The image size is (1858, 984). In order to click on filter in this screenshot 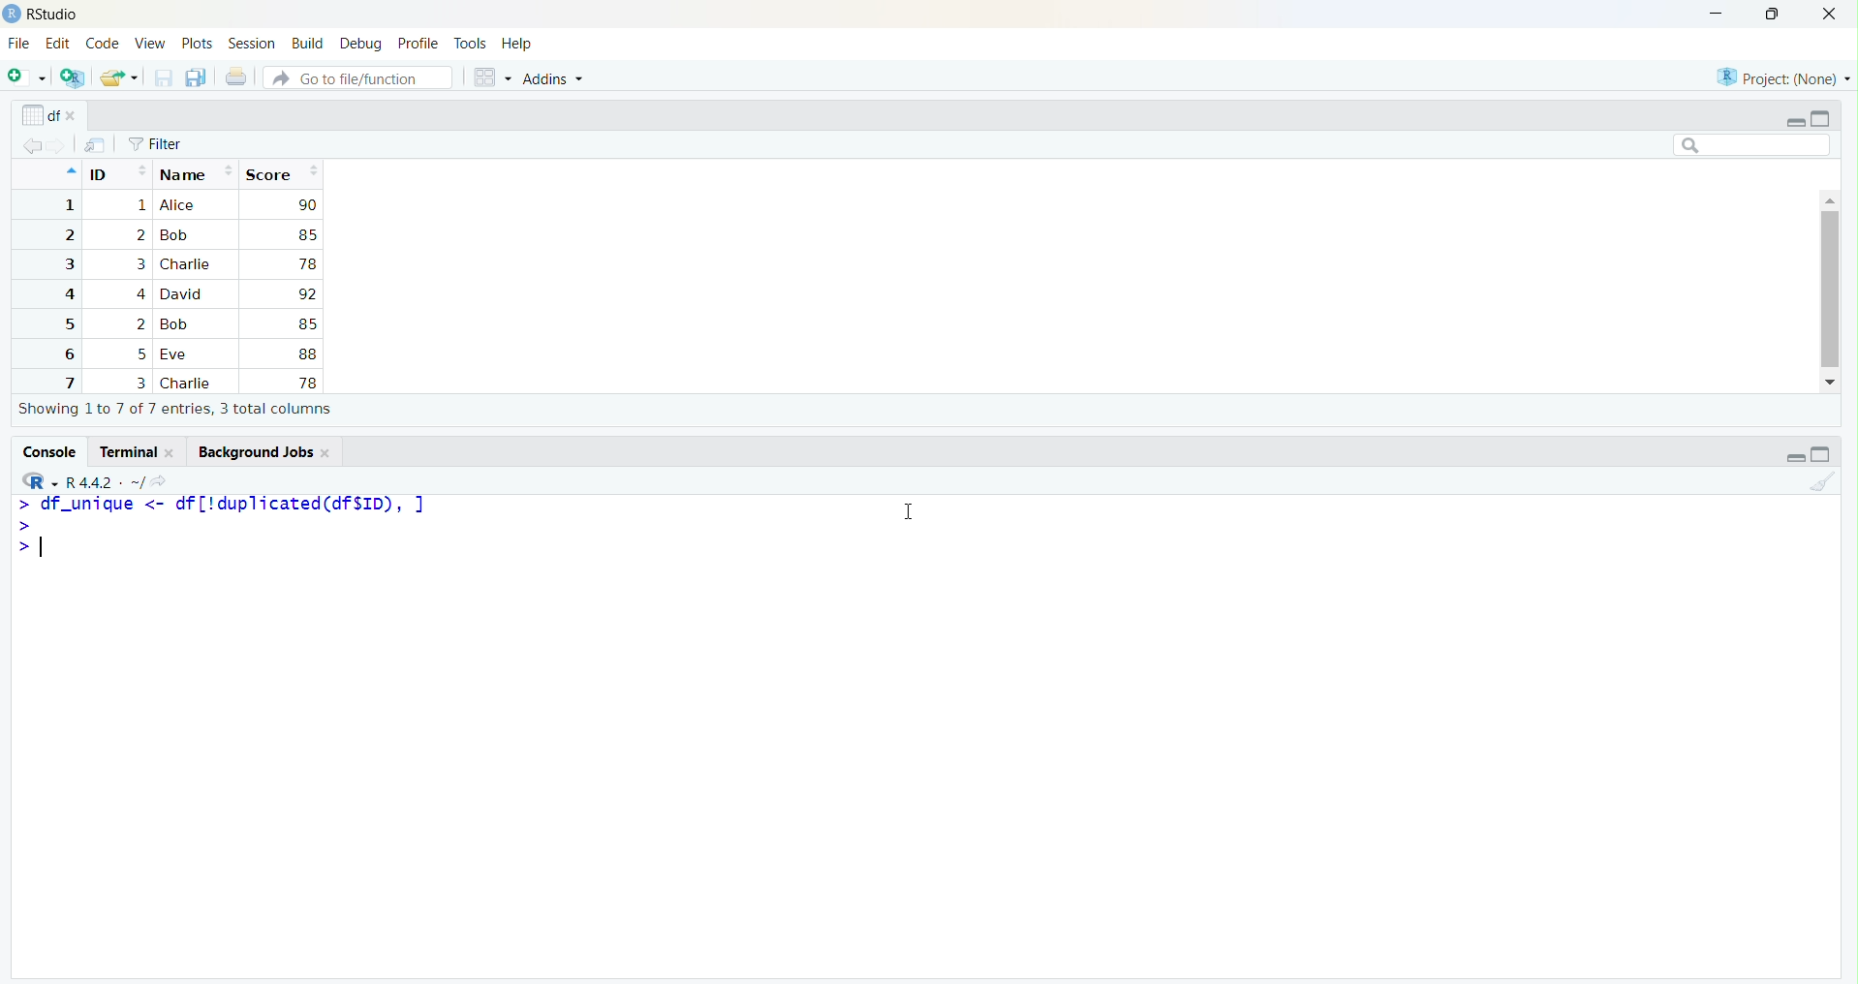, I will do `click(156, 144)`.